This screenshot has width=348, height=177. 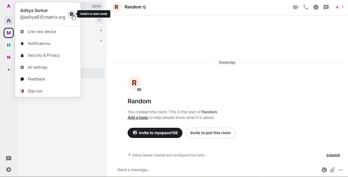 What do you see at coordinates (9, 170) in the screenshot?
I see `settigs` at bounding box center [9, 170].